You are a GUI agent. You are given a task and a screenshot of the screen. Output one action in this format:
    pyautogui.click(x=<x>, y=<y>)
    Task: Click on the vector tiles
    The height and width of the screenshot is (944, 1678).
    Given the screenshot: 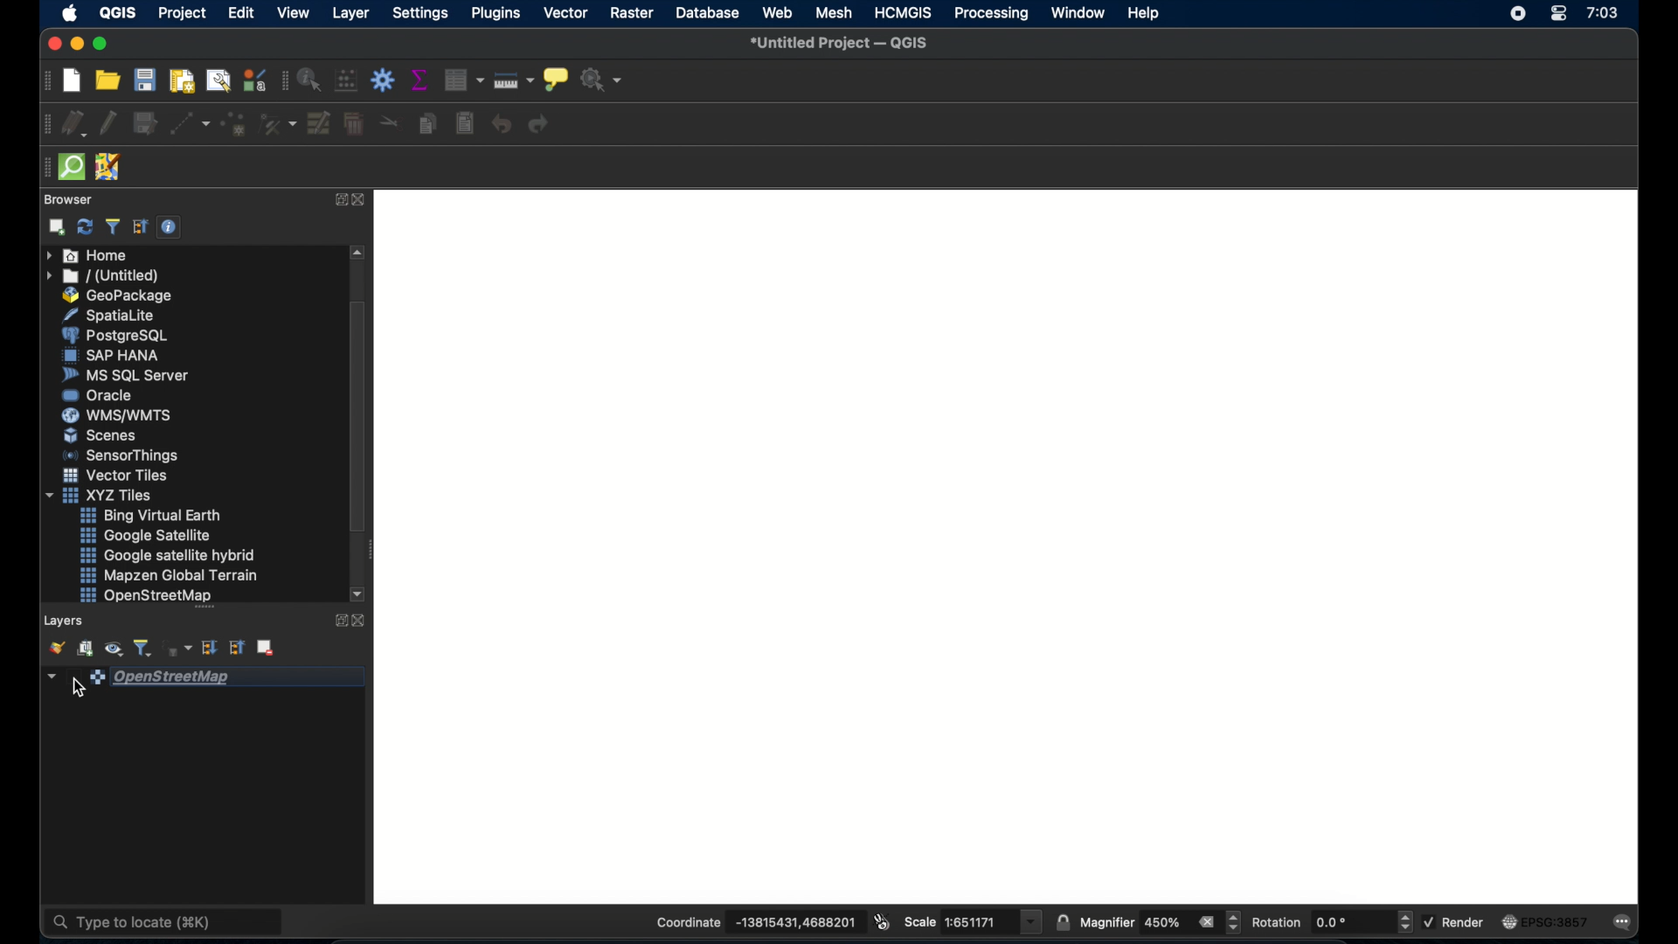 What is the action you would take?
    pyautogui.click(x=115, y=475)
    